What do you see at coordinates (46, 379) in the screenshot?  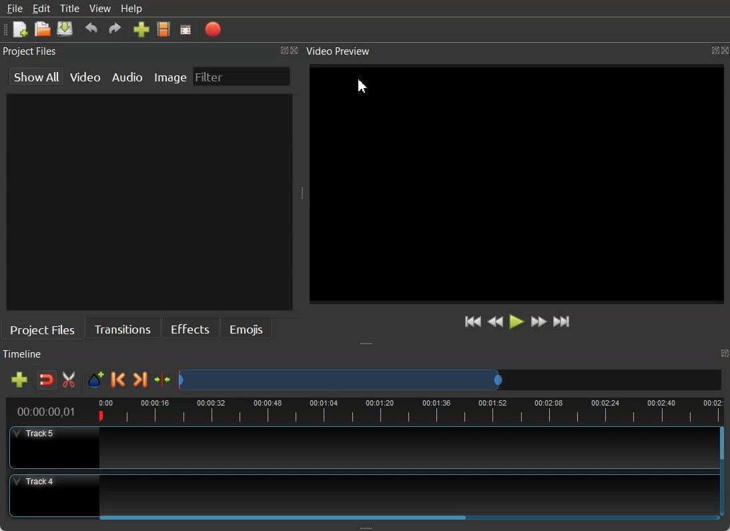 I see `Disable Snapping` at bounding box center [46, 379].